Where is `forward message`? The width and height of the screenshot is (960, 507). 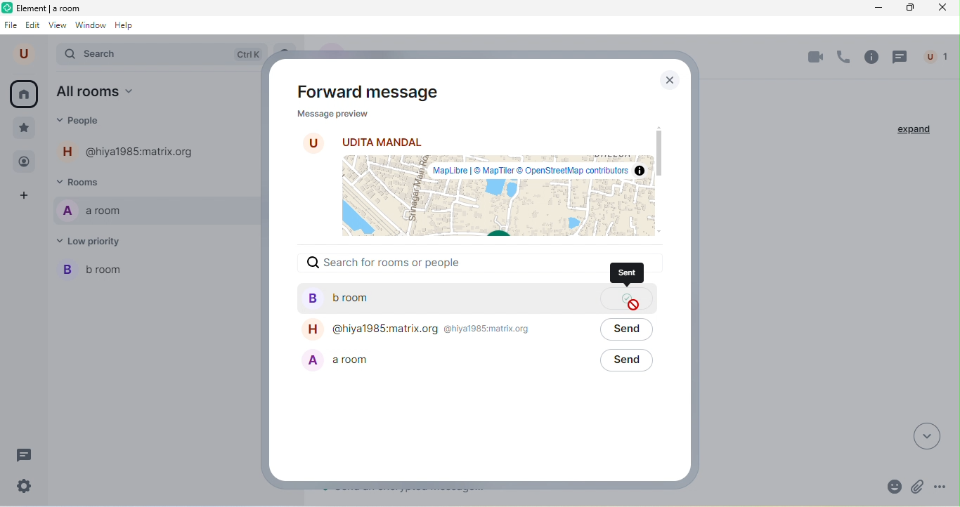
forward message is located at coordinates (370, 93).